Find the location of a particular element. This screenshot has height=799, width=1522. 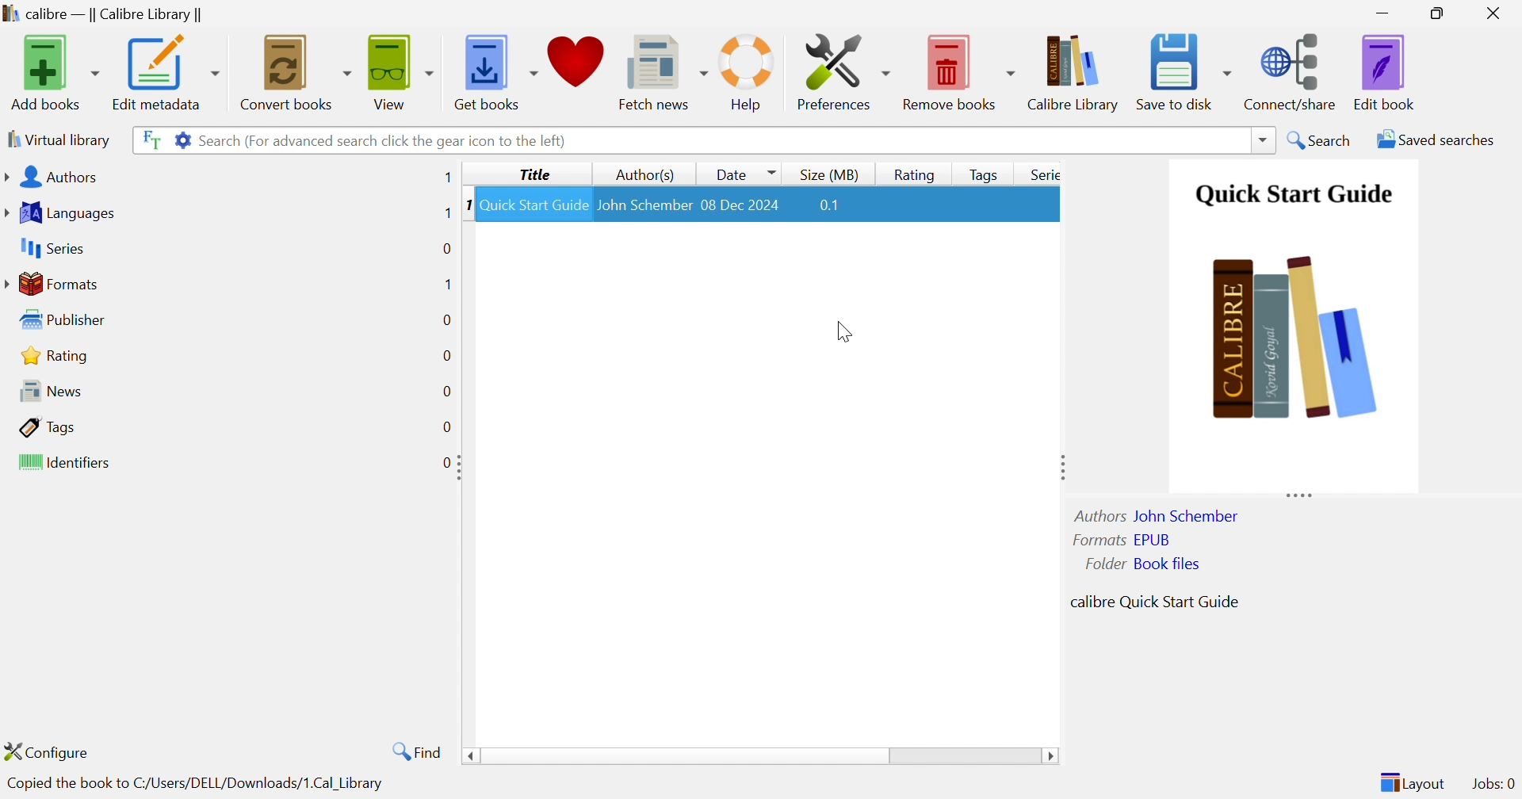

Identifiers is located at coordinates (61, 461).